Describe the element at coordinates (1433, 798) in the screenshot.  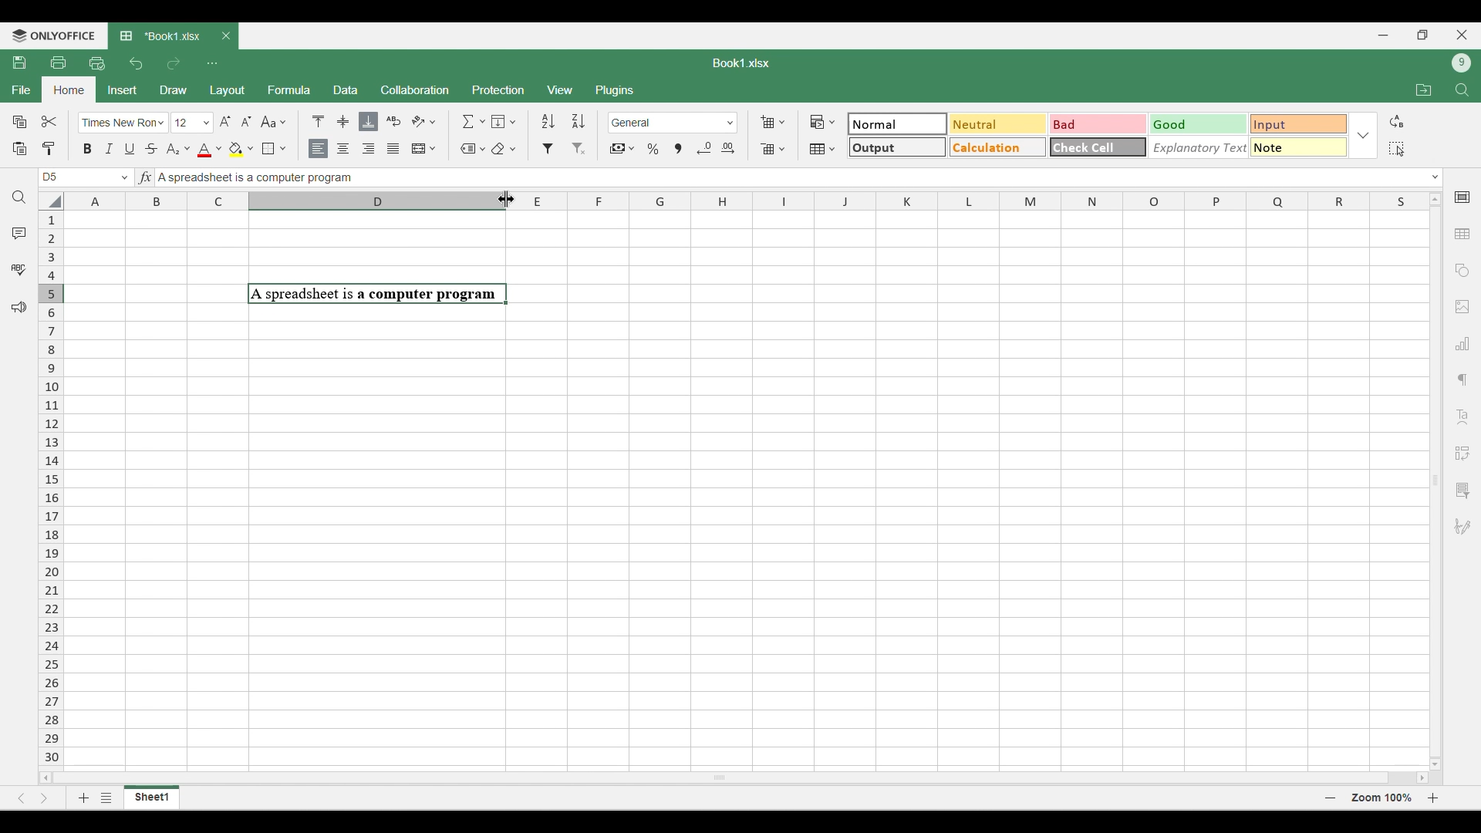
I see `Zoom in` at that location.